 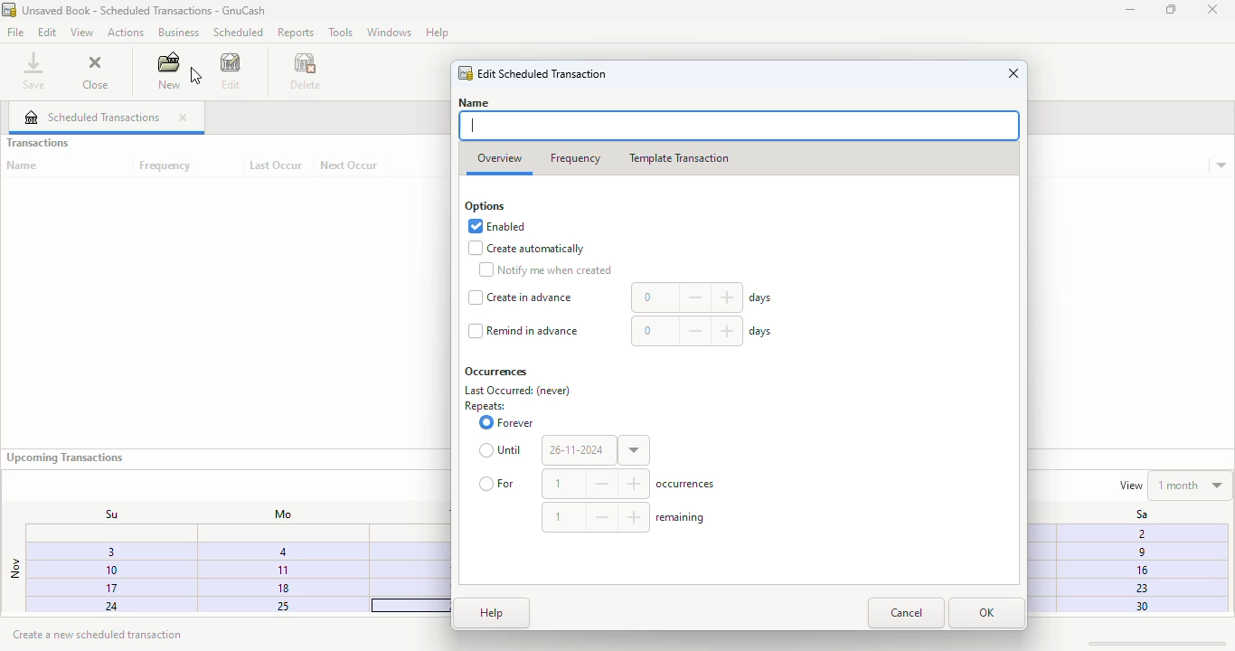 I want to click on name, so click(x=474, y=102).